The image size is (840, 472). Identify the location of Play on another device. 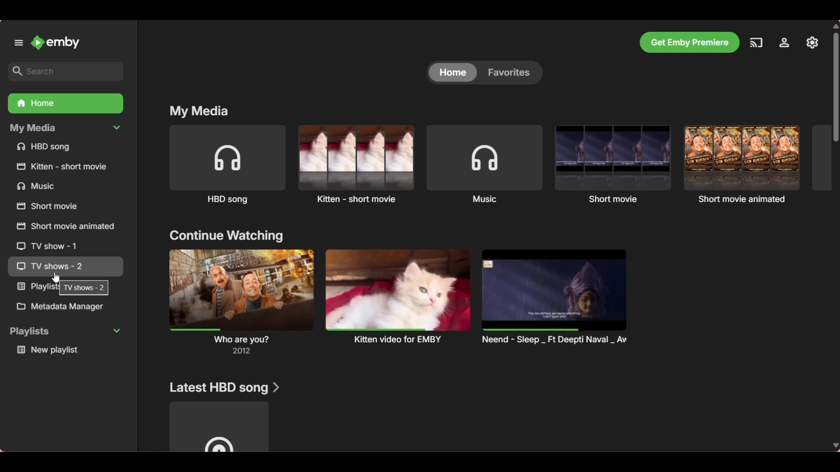
(756, 43).